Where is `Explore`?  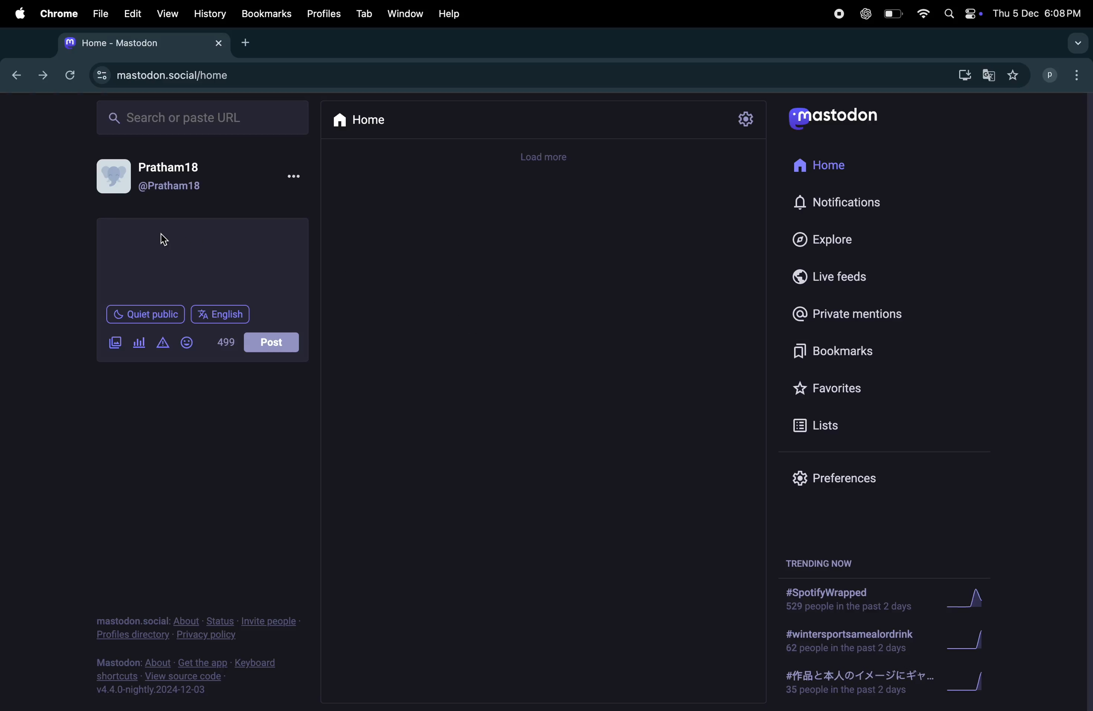 Explore is located at coordinates (834, 240).